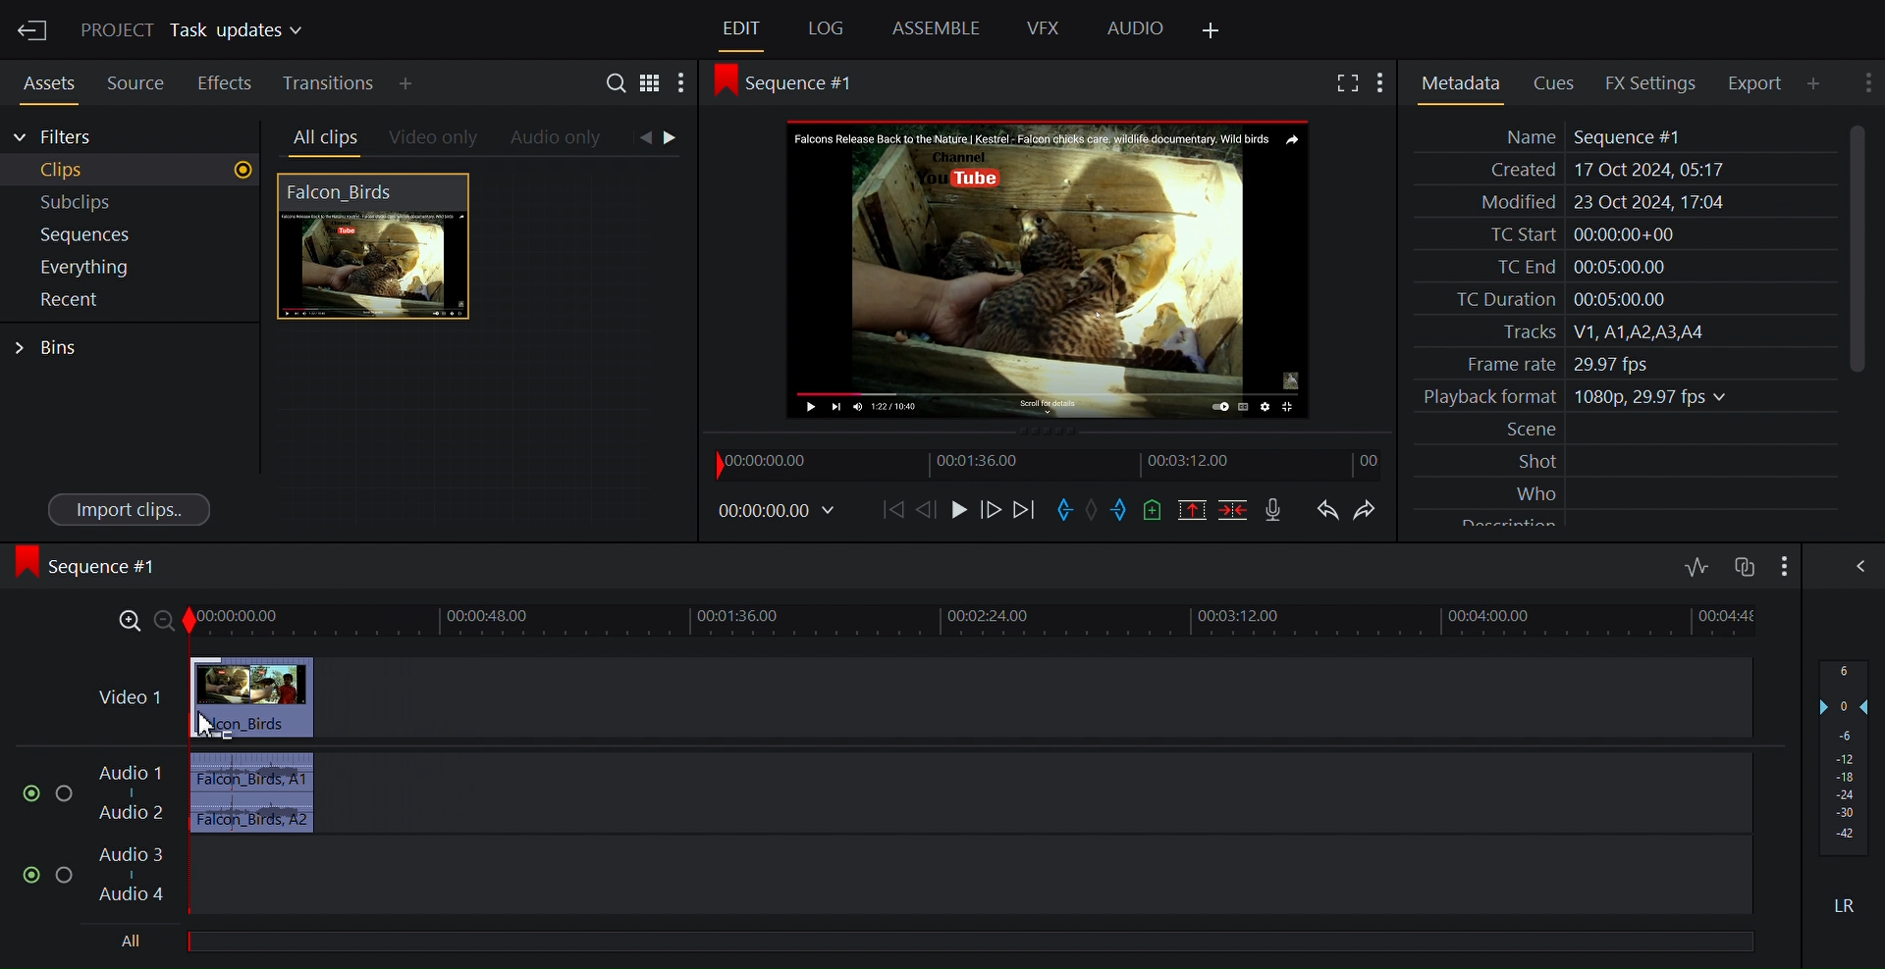 The image size is (1885, 969). What do you see at coordinates (1275, 511) in the screenshot?
I see `Record a voice over` at bounding box center [1275, 511].